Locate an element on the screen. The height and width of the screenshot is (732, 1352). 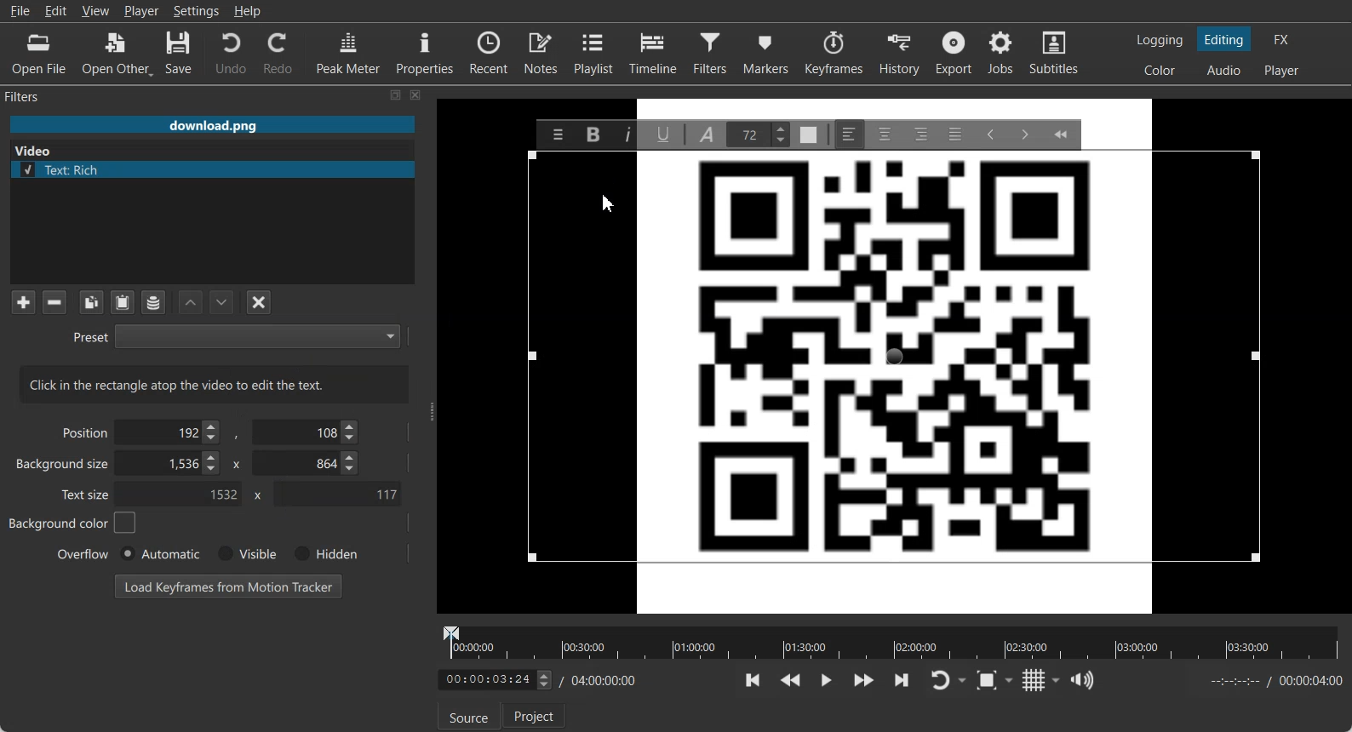
Italic is located at coordinates (627, 134).